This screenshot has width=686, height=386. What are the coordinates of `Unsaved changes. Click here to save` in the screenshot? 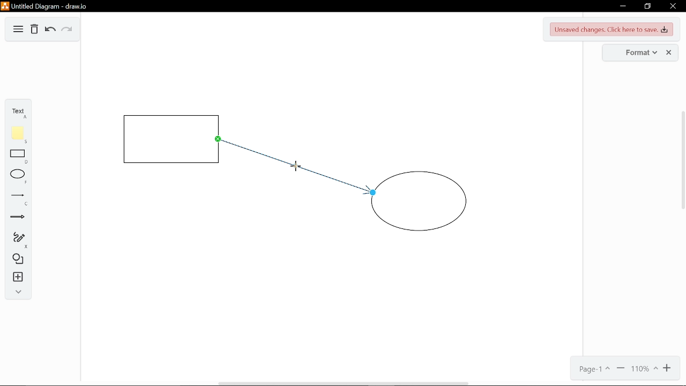 It's located at (610, 29).